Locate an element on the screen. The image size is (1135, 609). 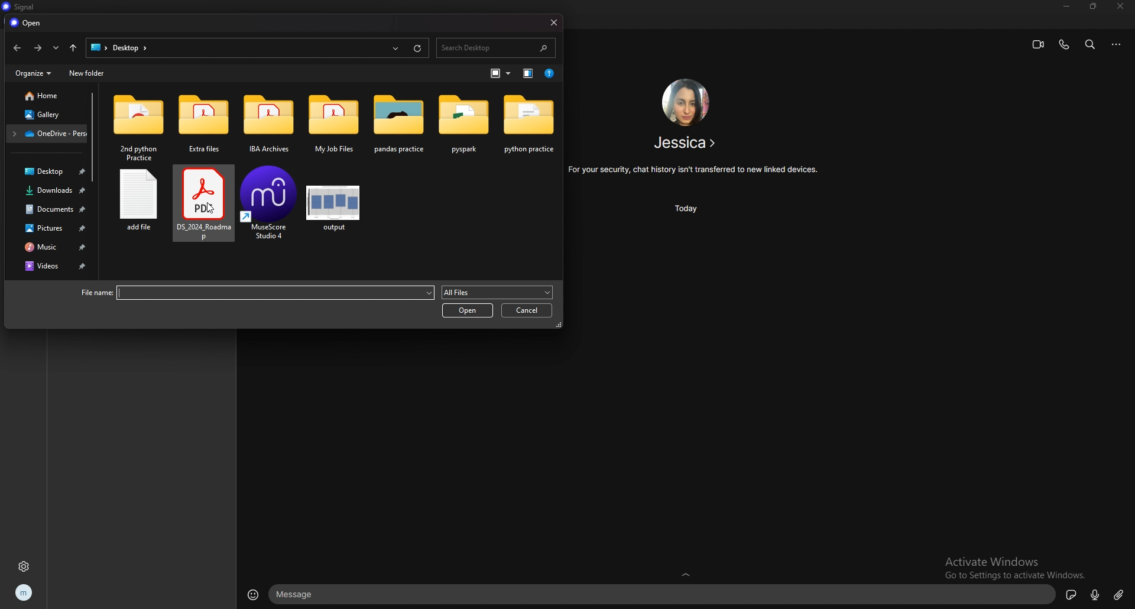
folder is located at coordinates (269, 125).